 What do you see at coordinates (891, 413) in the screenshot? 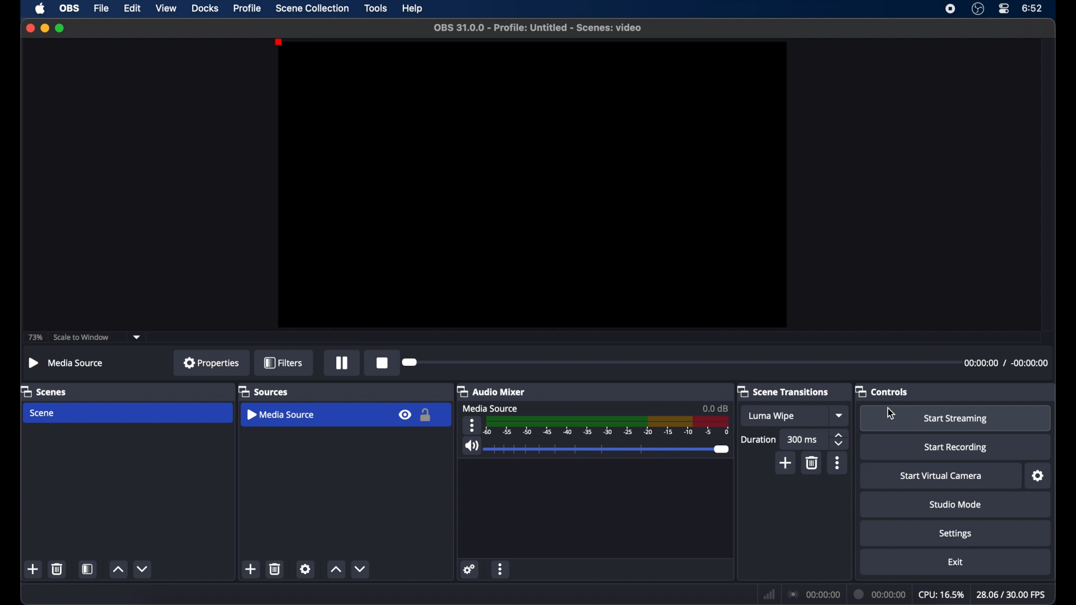
I see `cursor` at bounding box center [891, 413].